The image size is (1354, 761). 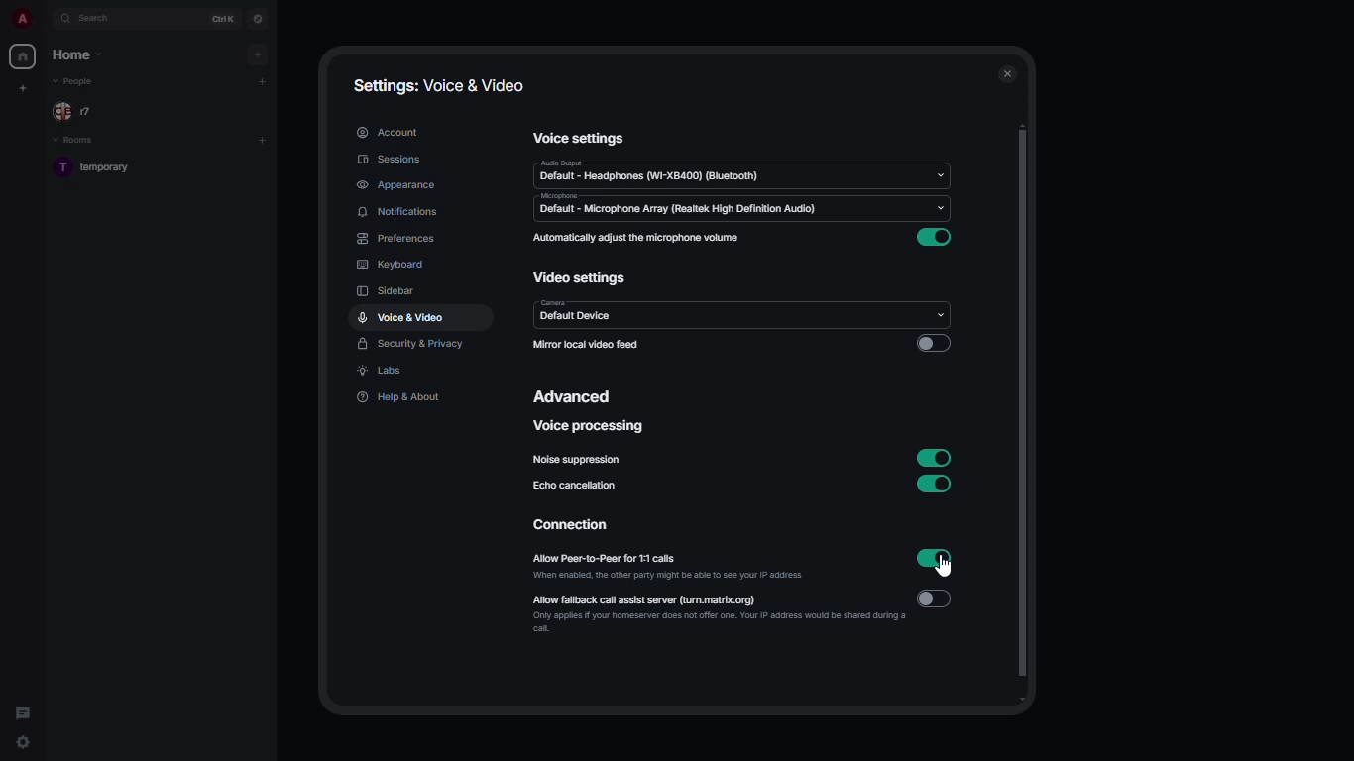 What do you see at coordinates (263, 141) in the screenshot?
I see `add` at bounding box center [263, 141].